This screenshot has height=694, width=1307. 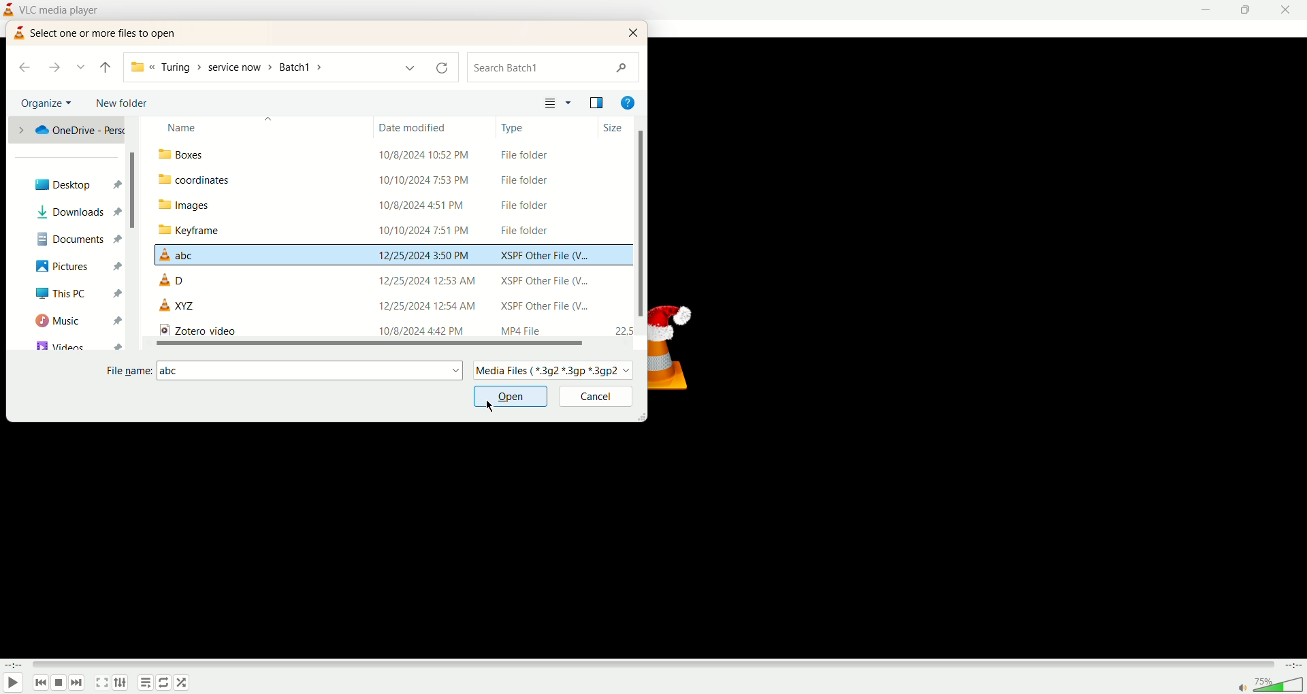 I want to click on folder, so click(x=391, y=179).